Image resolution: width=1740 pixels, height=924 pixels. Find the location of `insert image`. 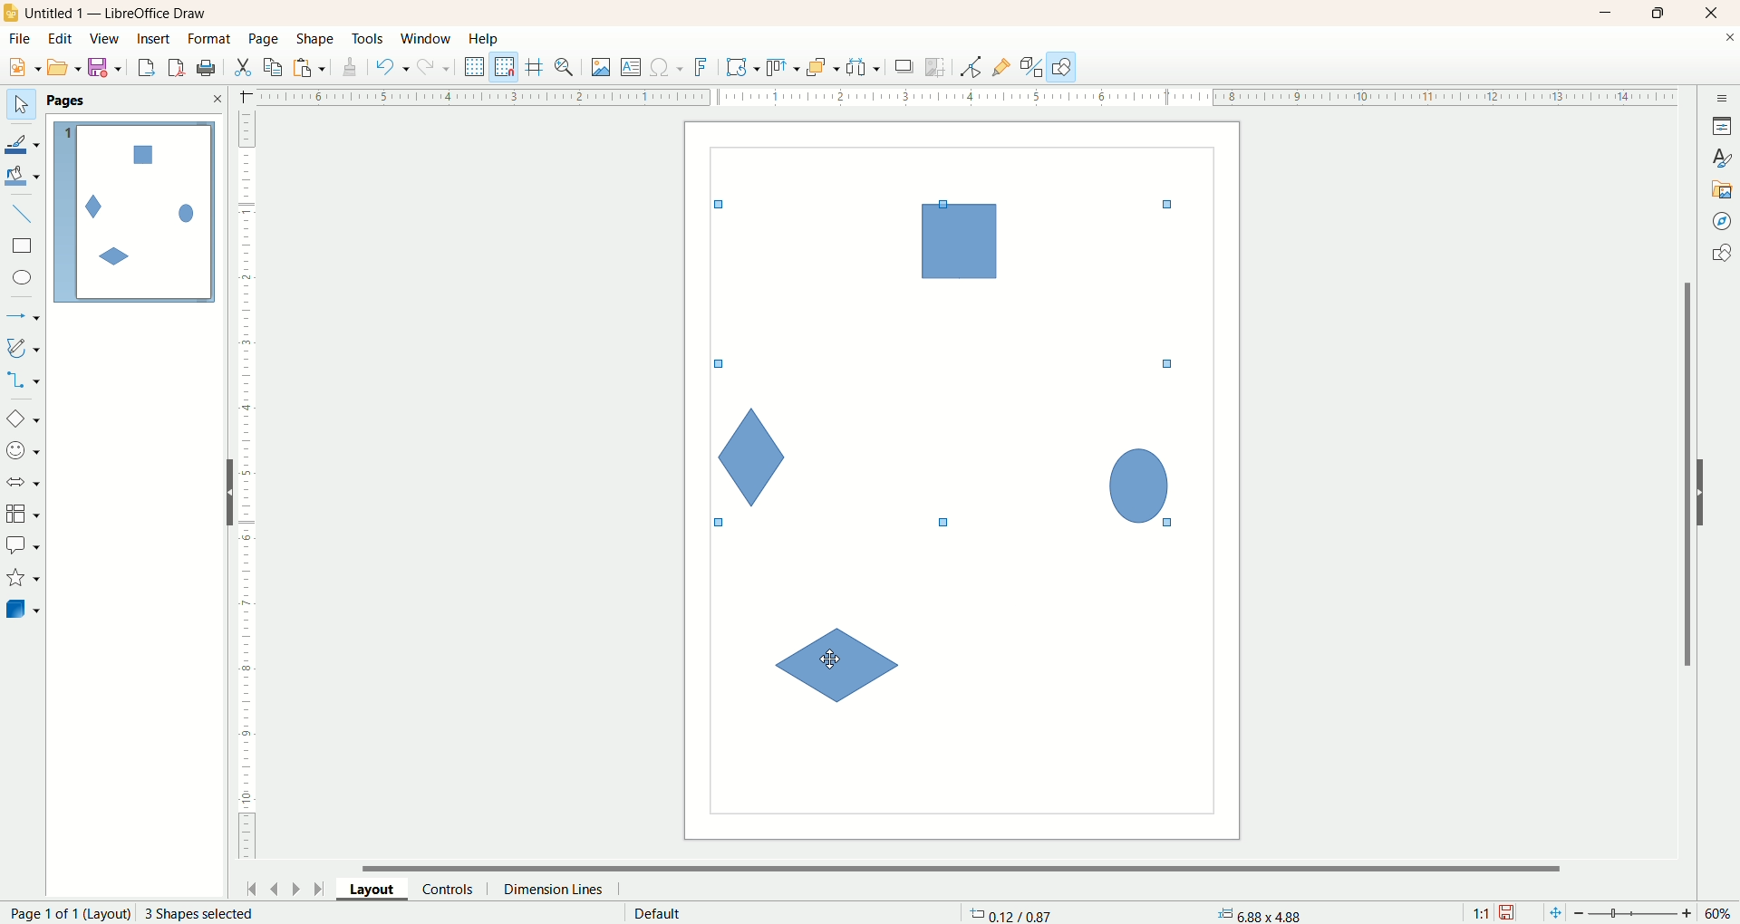

insert image is located at coordinates (602, 68).